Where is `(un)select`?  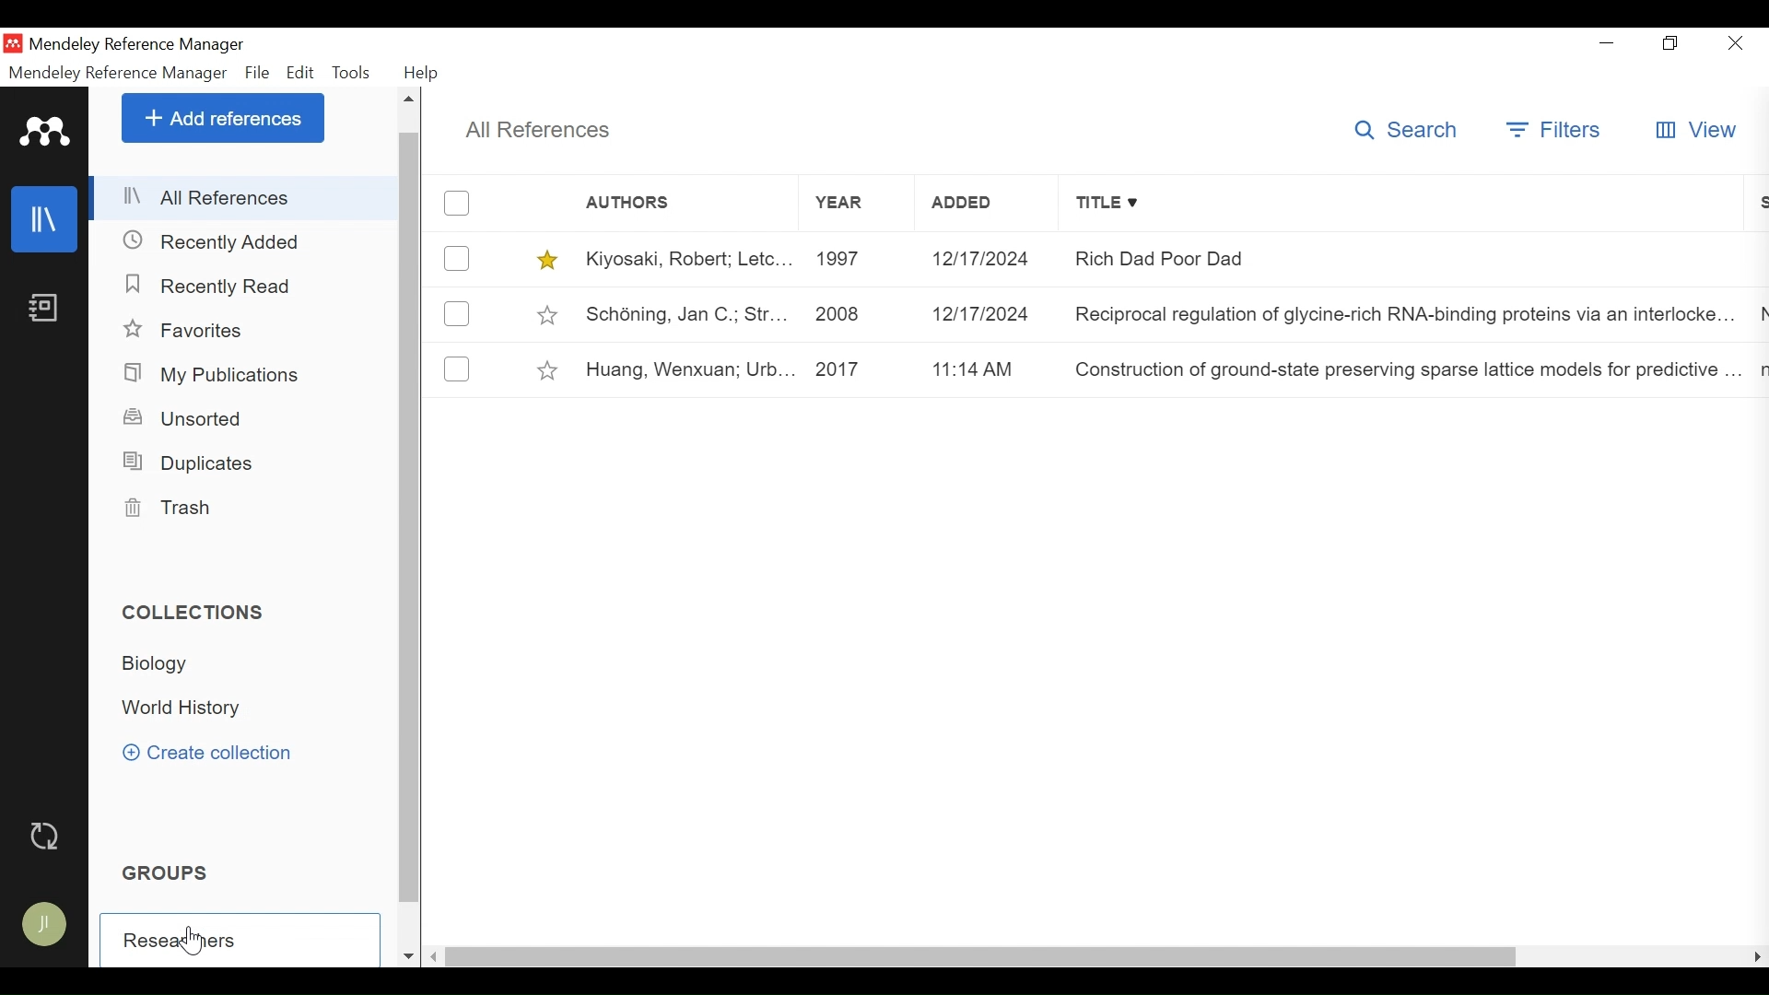
(un)select is located at coordinates (455, 315).